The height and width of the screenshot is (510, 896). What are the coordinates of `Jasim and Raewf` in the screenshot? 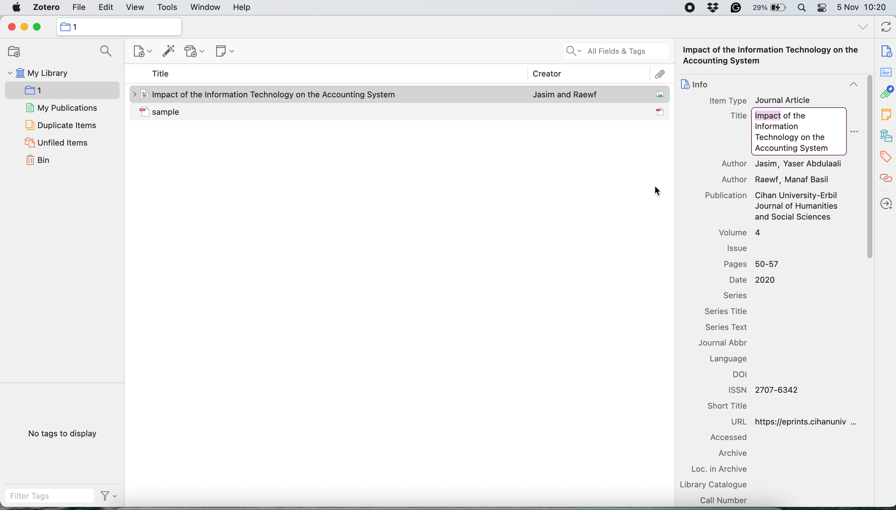 It's located at (565, 94).